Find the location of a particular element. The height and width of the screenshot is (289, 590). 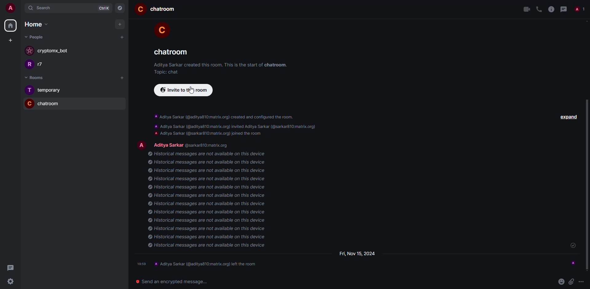

attach is located at coordinates (571, 281).